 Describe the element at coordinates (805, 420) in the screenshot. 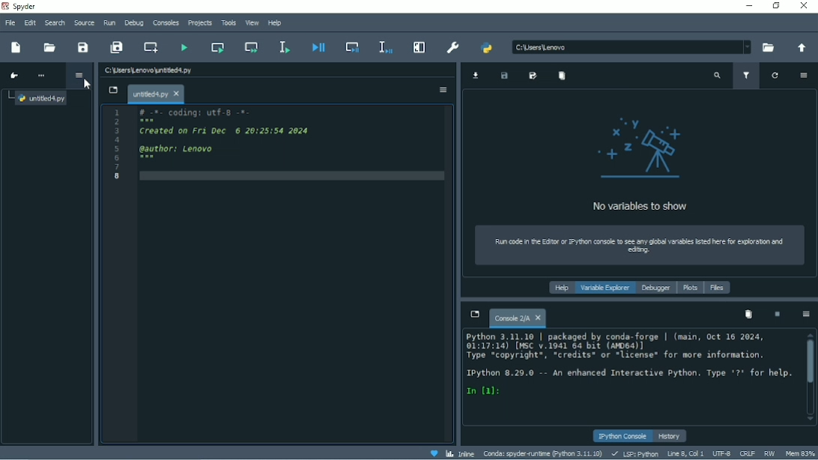

I see `scroll down` at that location.